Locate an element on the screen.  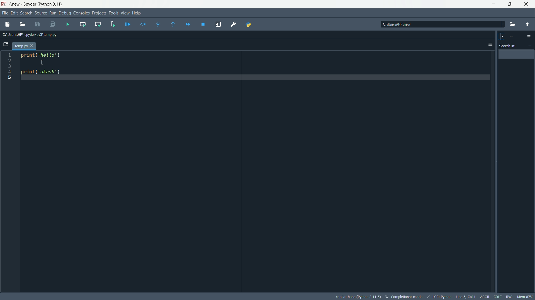
find in files pane settings is located at coordinates (530, 37).